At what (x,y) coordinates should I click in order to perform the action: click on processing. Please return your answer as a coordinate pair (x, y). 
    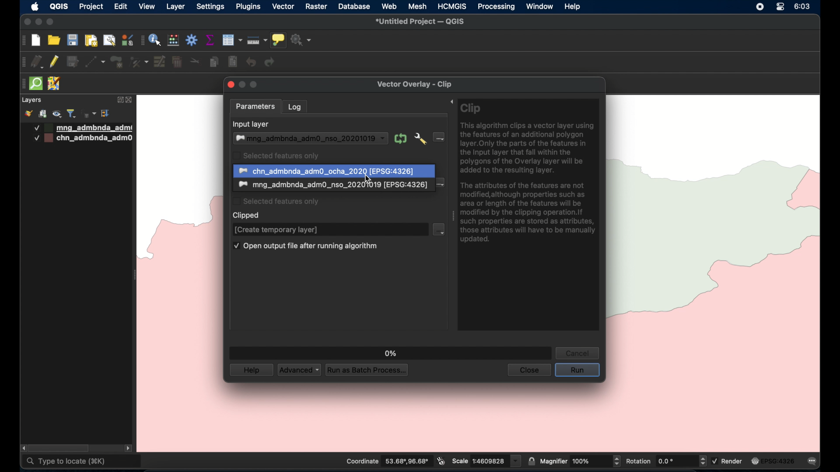
    Looking at the image, I should click on (497, 7).